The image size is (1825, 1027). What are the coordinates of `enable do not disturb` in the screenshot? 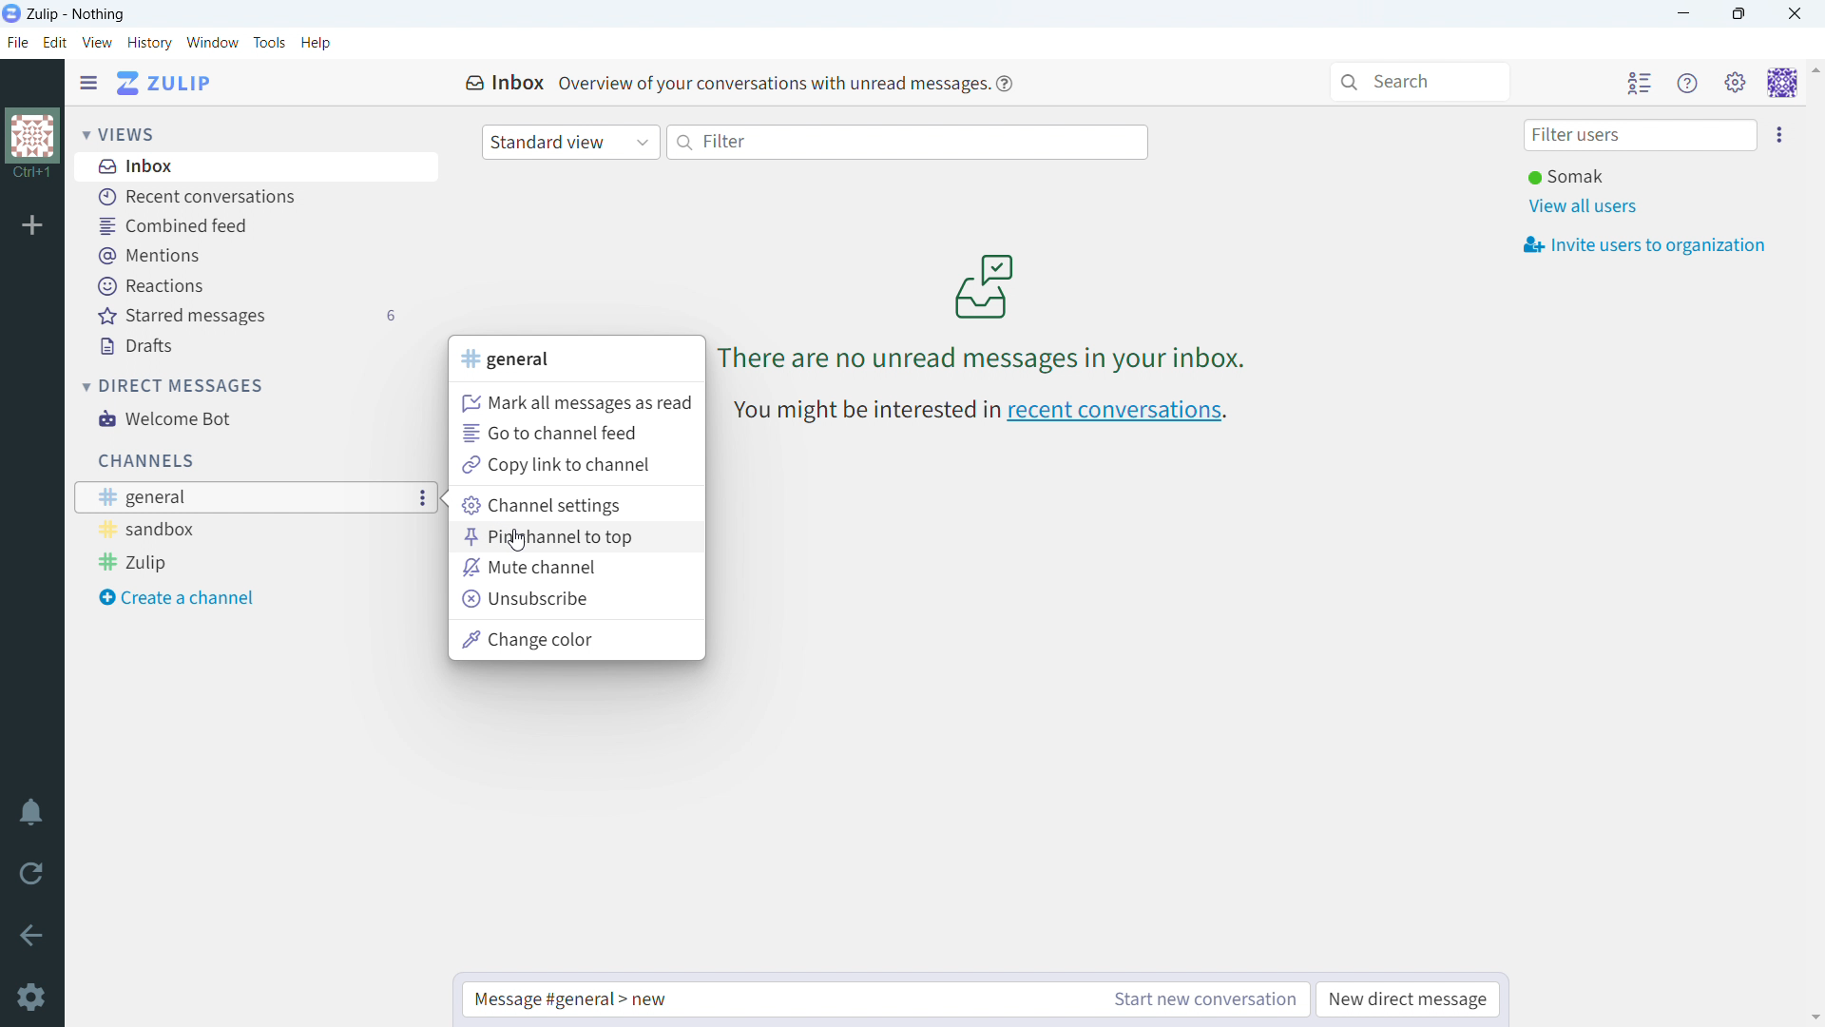 It's located at (31, 812).